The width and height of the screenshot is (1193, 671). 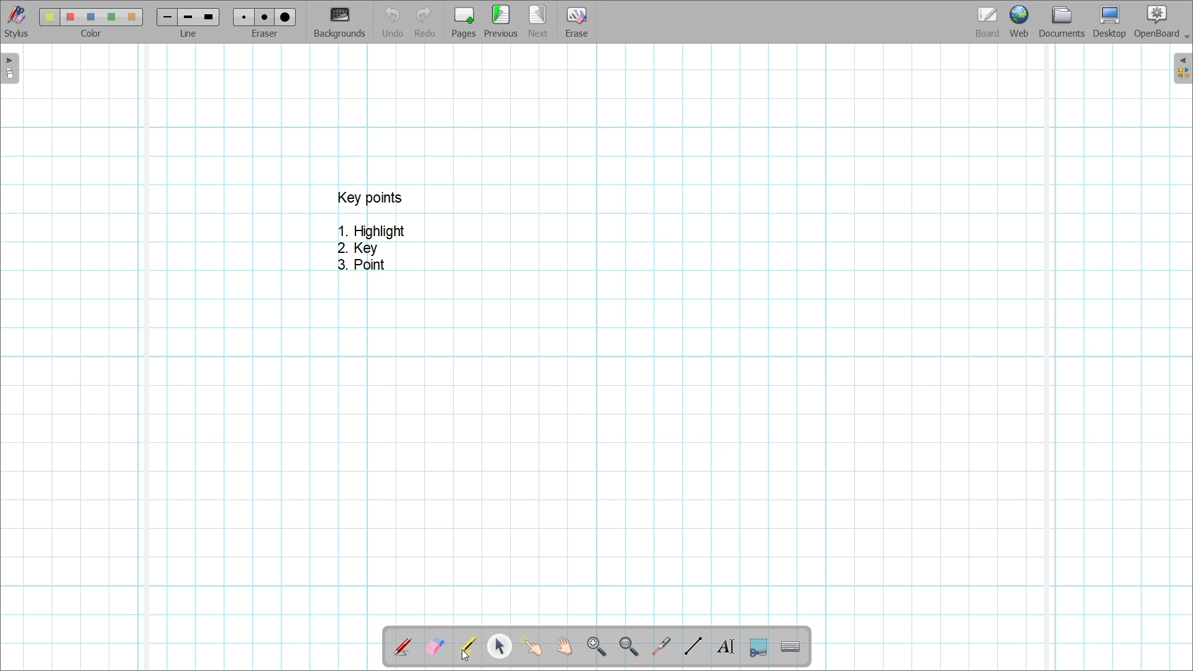 What do you see at coordinates (501, 21) in the screenshot?
I see `Go to previous page` at bounding box center [501, 21].